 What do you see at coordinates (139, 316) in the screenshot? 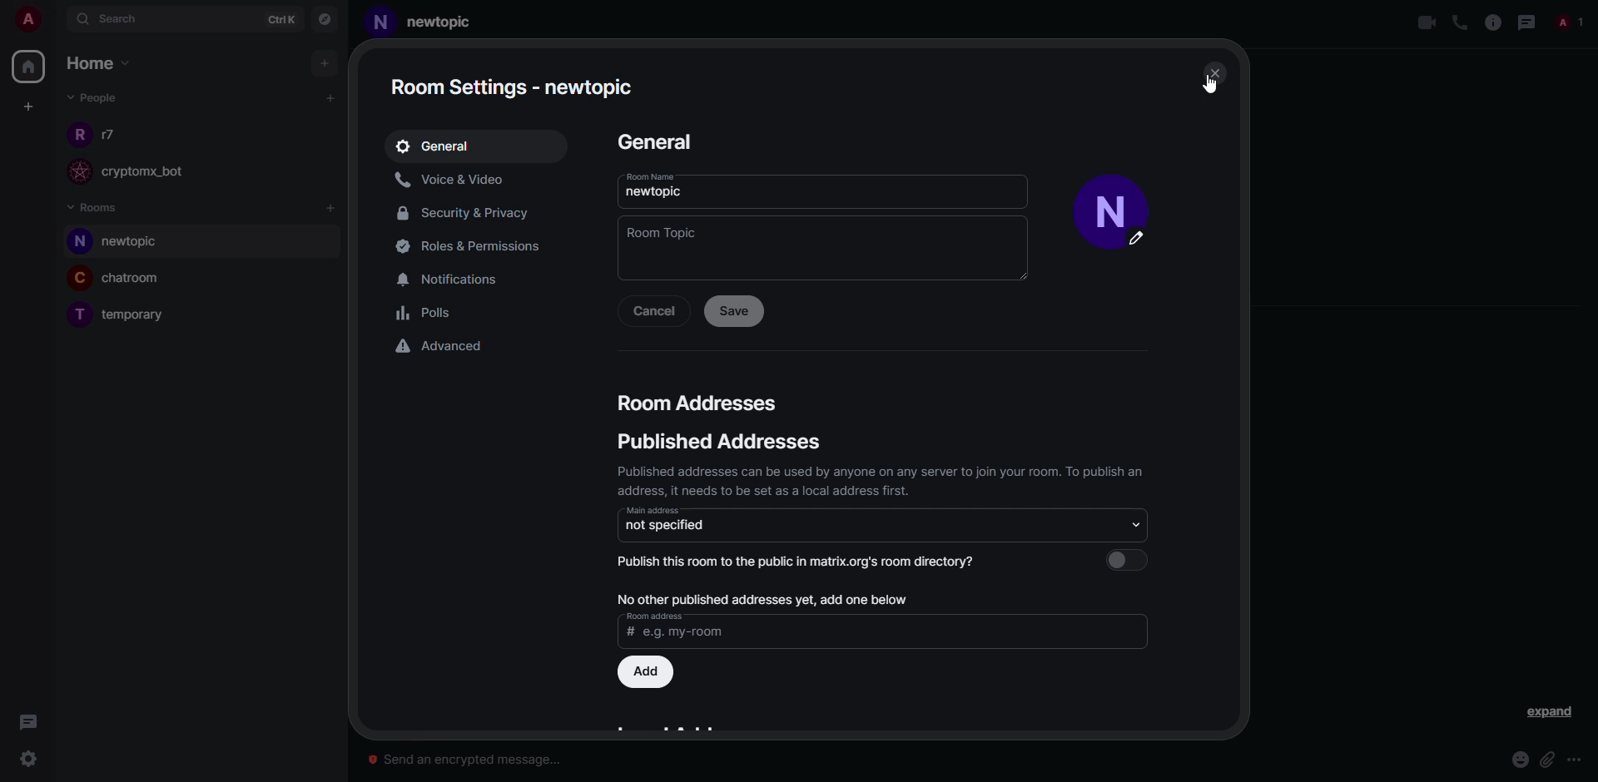
I see `room` at bounding box center [139, 316].